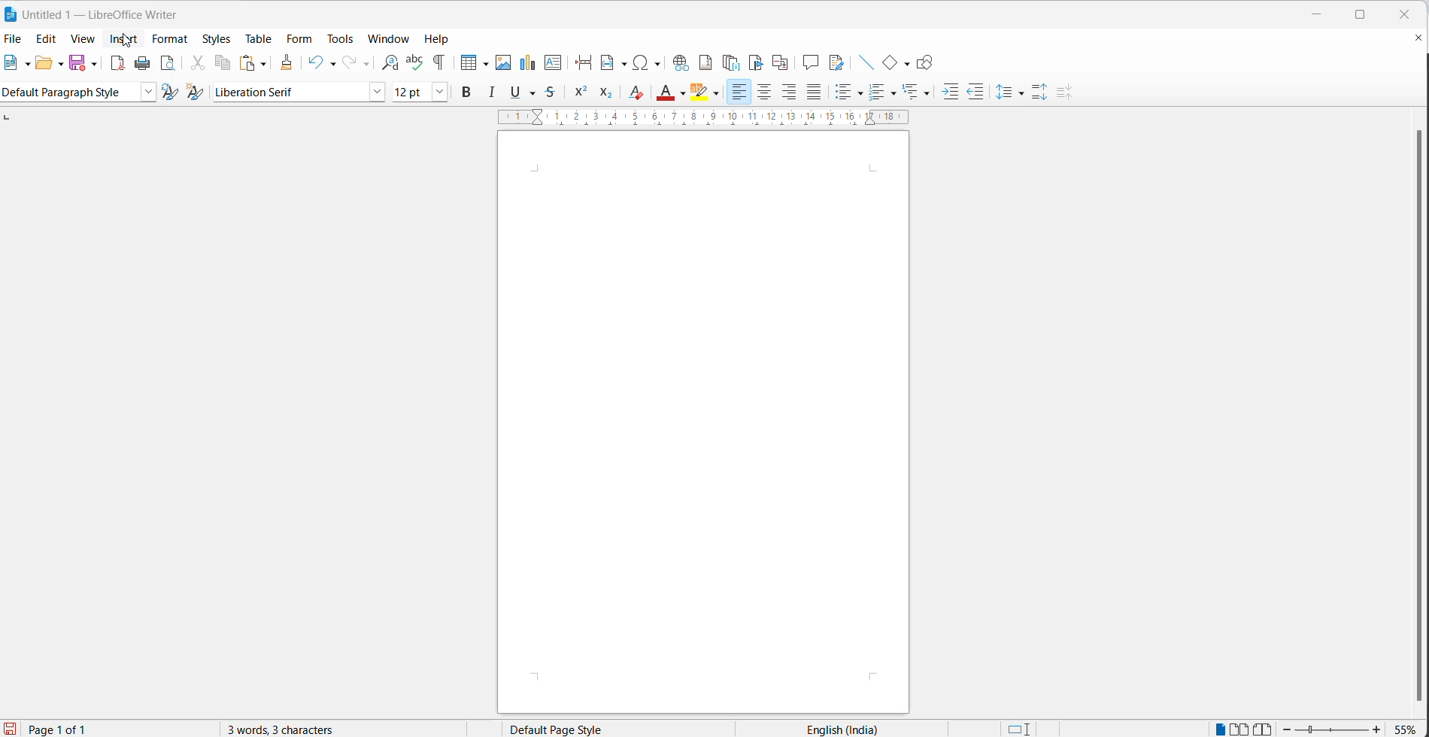 Image resolution: width=1429 pixels, height=737 pixels. What do you see at coordinates (1409, 14) in the screenshot?
I see `close` at bounding box center [1409, 14].